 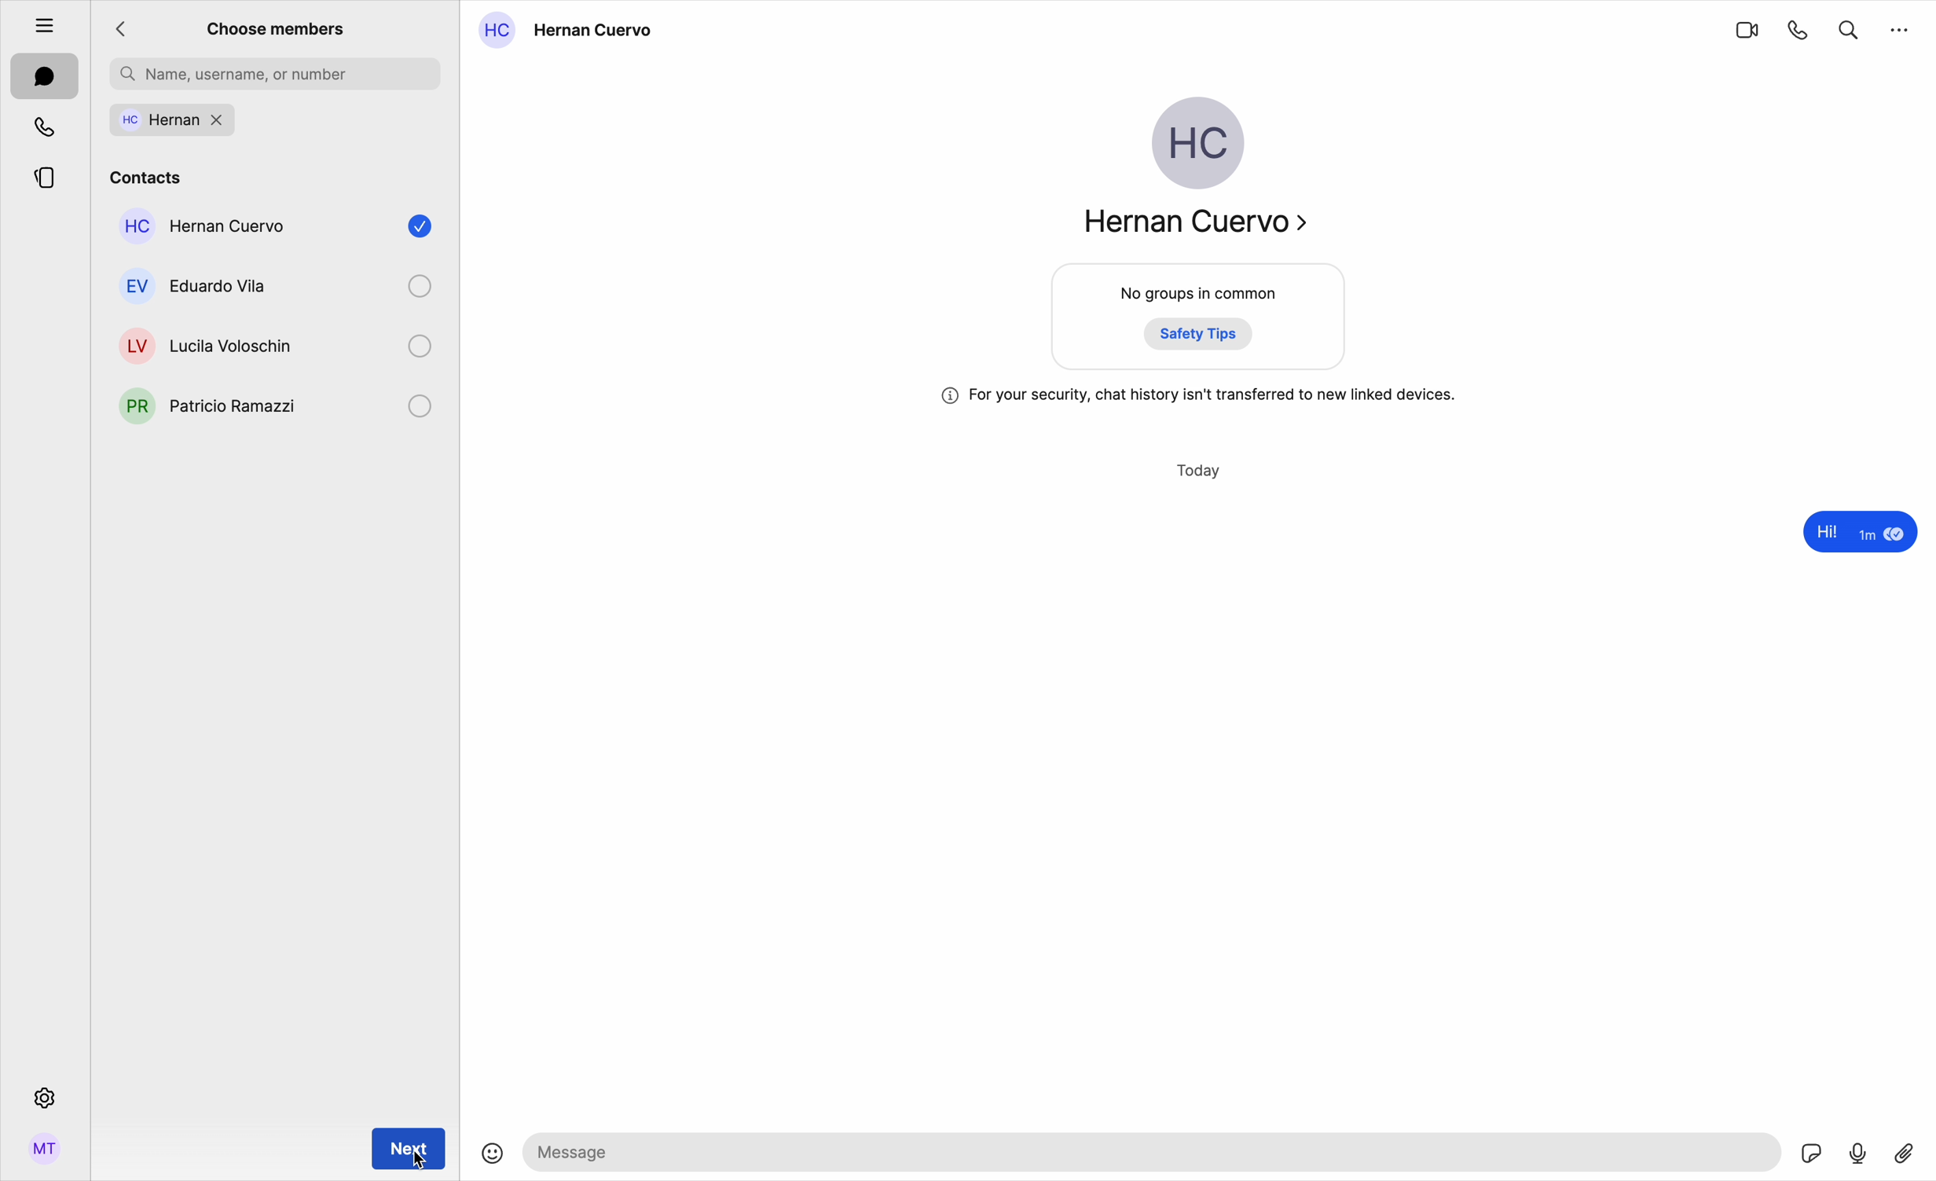 I want to click on selection bullet points, so click(x=417, y=347).